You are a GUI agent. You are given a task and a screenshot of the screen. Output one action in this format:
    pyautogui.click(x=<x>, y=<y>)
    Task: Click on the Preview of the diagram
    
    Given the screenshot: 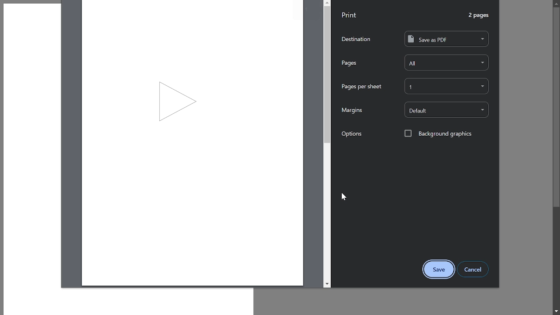 What is the action you would take?
    pyautogui.click(x=193, y=143)
    